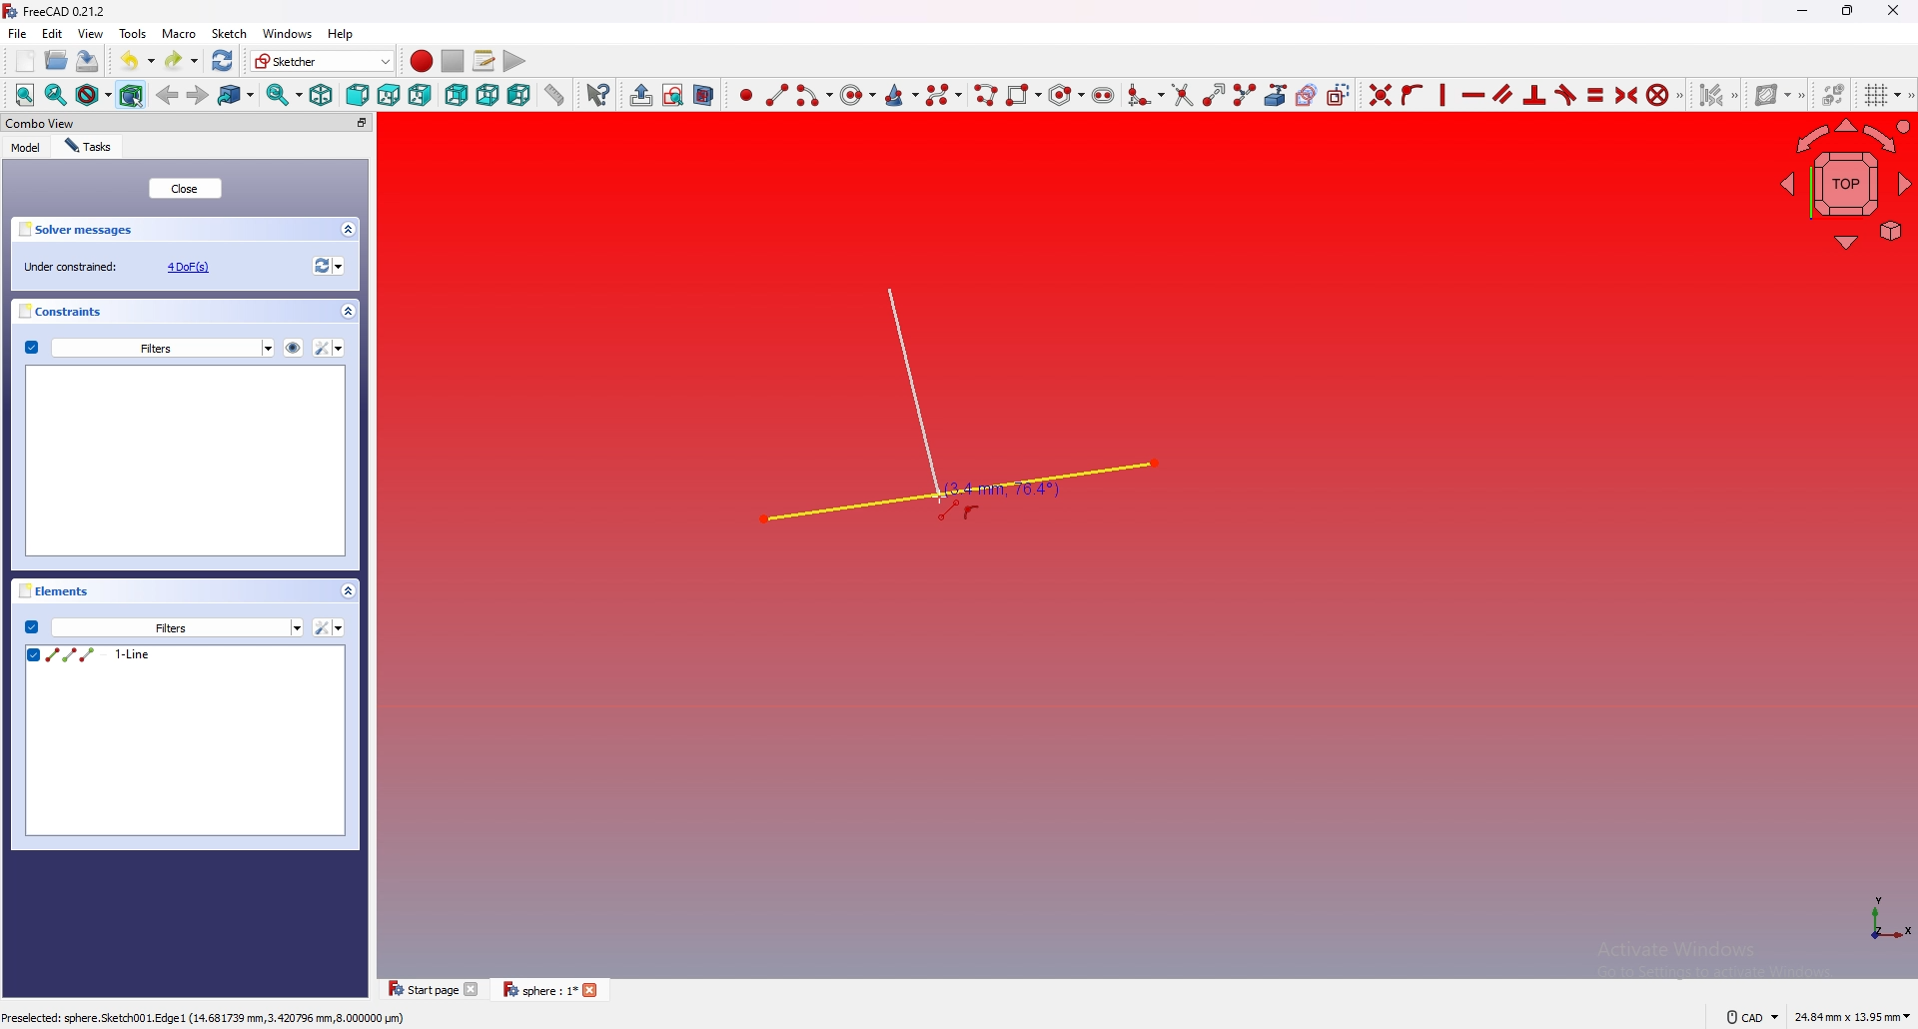  Describe the element at coordinates (637, 94) in the screenshot. I see `Leave sketch` at that location.